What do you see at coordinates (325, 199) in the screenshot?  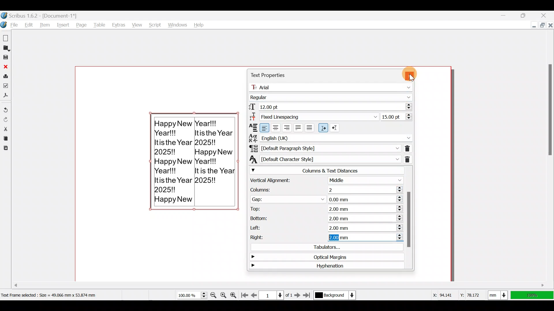 I see `Gap` at bounding box center [325, 199].